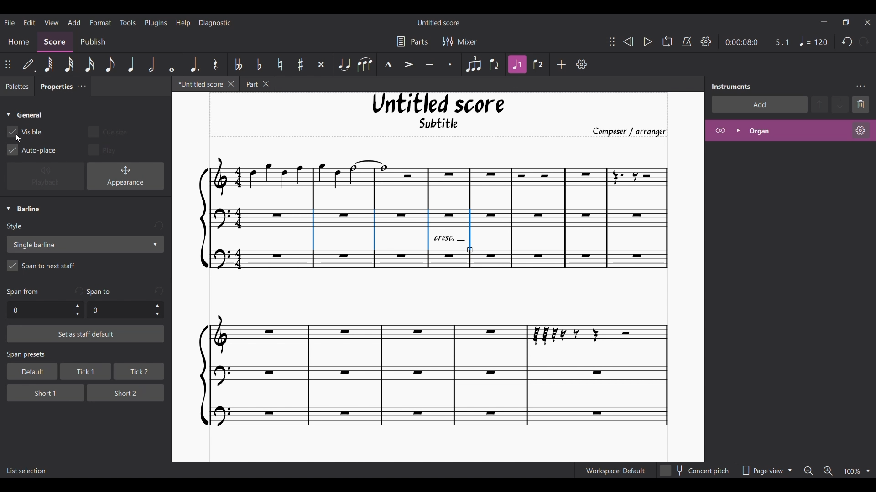 Image resolution: width=876 pixels, height=492 pixels. What do you see at coordinates (172, 64) in the screenshot?
I see `Whole note` at bounding box center [172, 64].